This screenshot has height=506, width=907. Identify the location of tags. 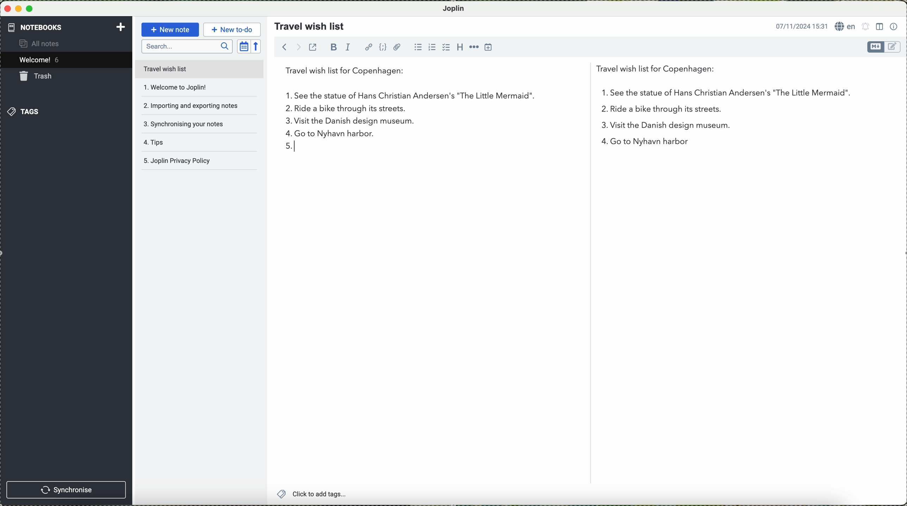
(24, 111).